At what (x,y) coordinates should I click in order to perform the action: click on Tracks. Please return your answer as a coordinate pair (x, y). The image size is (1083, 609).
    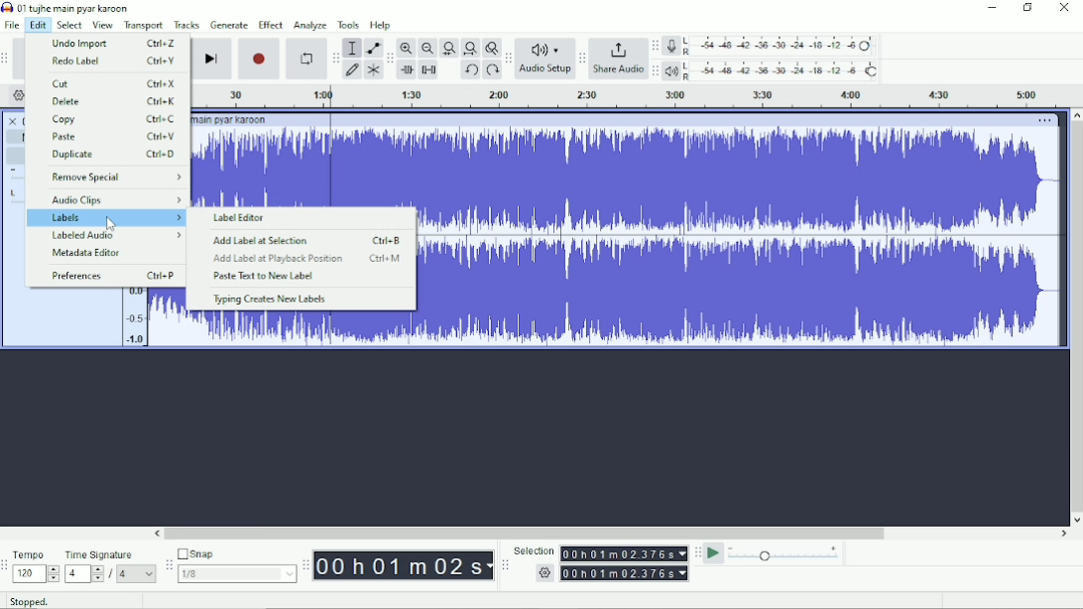
    Looking at the image, I should click on (187, 25).